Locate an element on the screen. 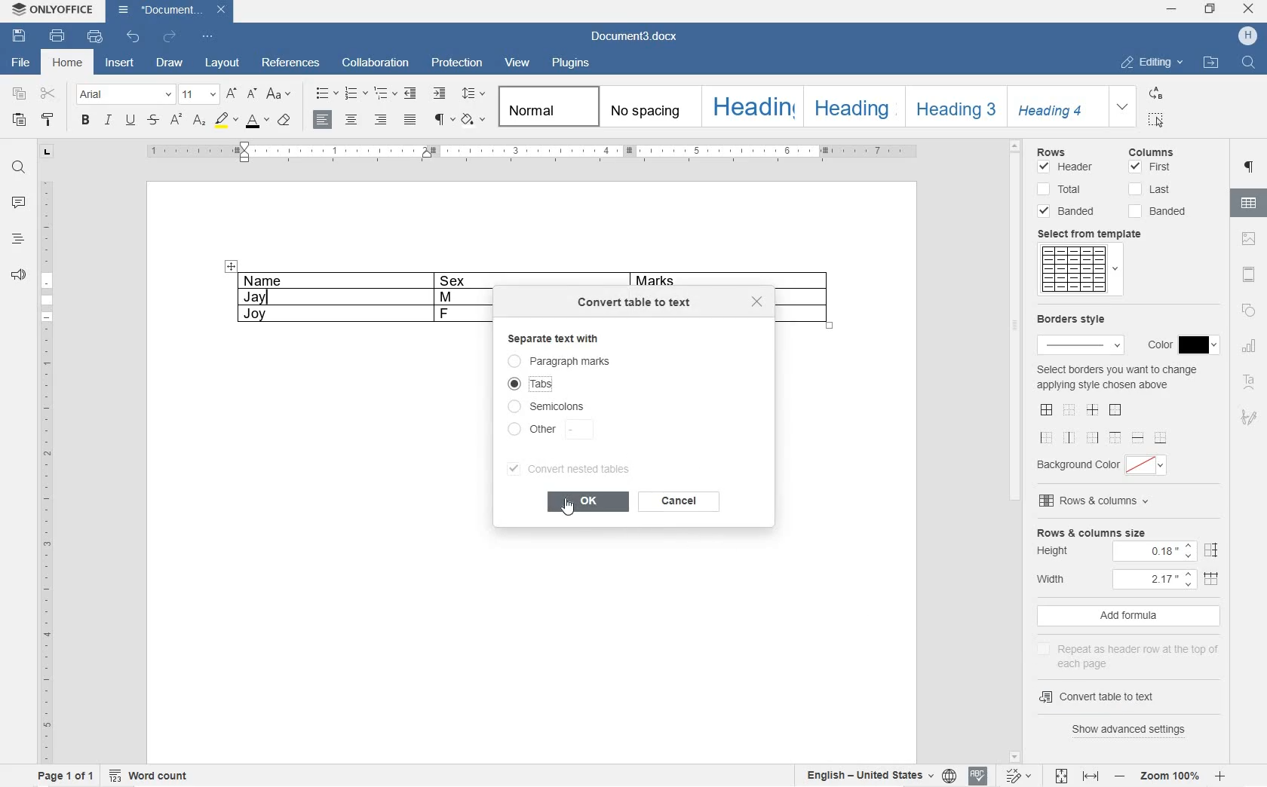 The image size is (1267, 787). INCREMENT FONT SIZE is located at coordinates (232, 94).